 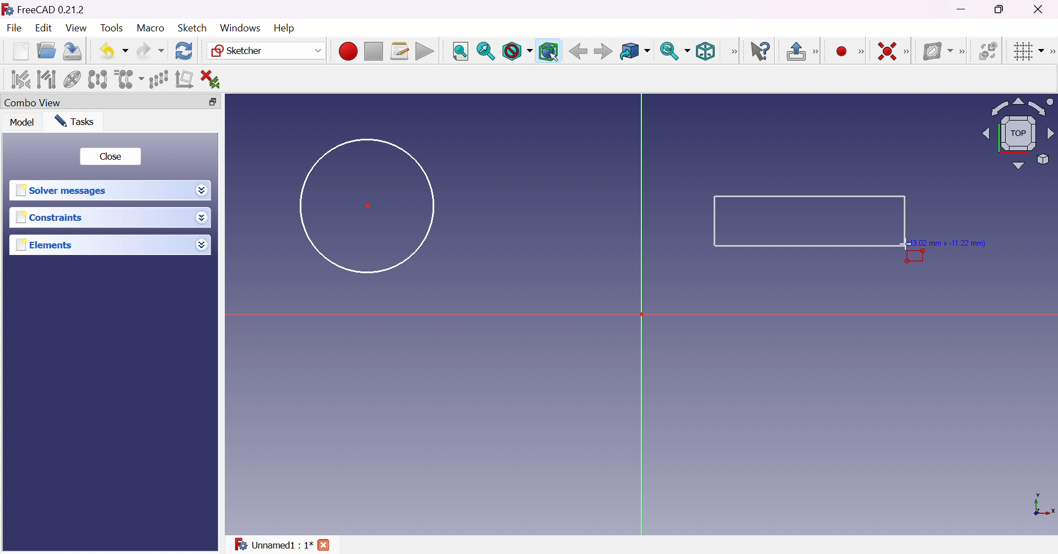 I want to click on Stop macro recording, so click(x=373, y=52).